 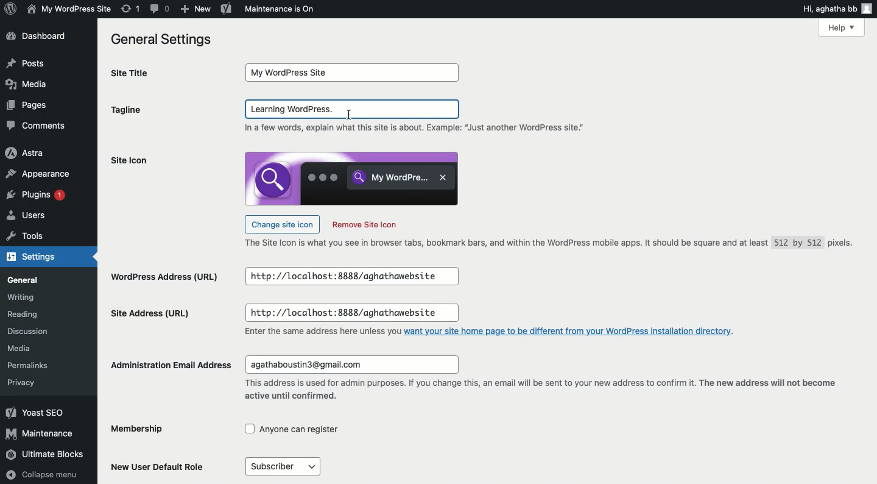 What do you see at coordinates (40, 175) in the screenshot?
I see `Appearance` at bounding box center [40, 175].